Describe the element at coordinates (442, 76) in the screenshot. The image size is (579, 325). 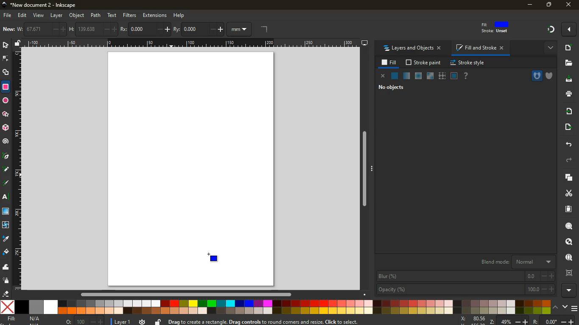
I see `texture` at that location.